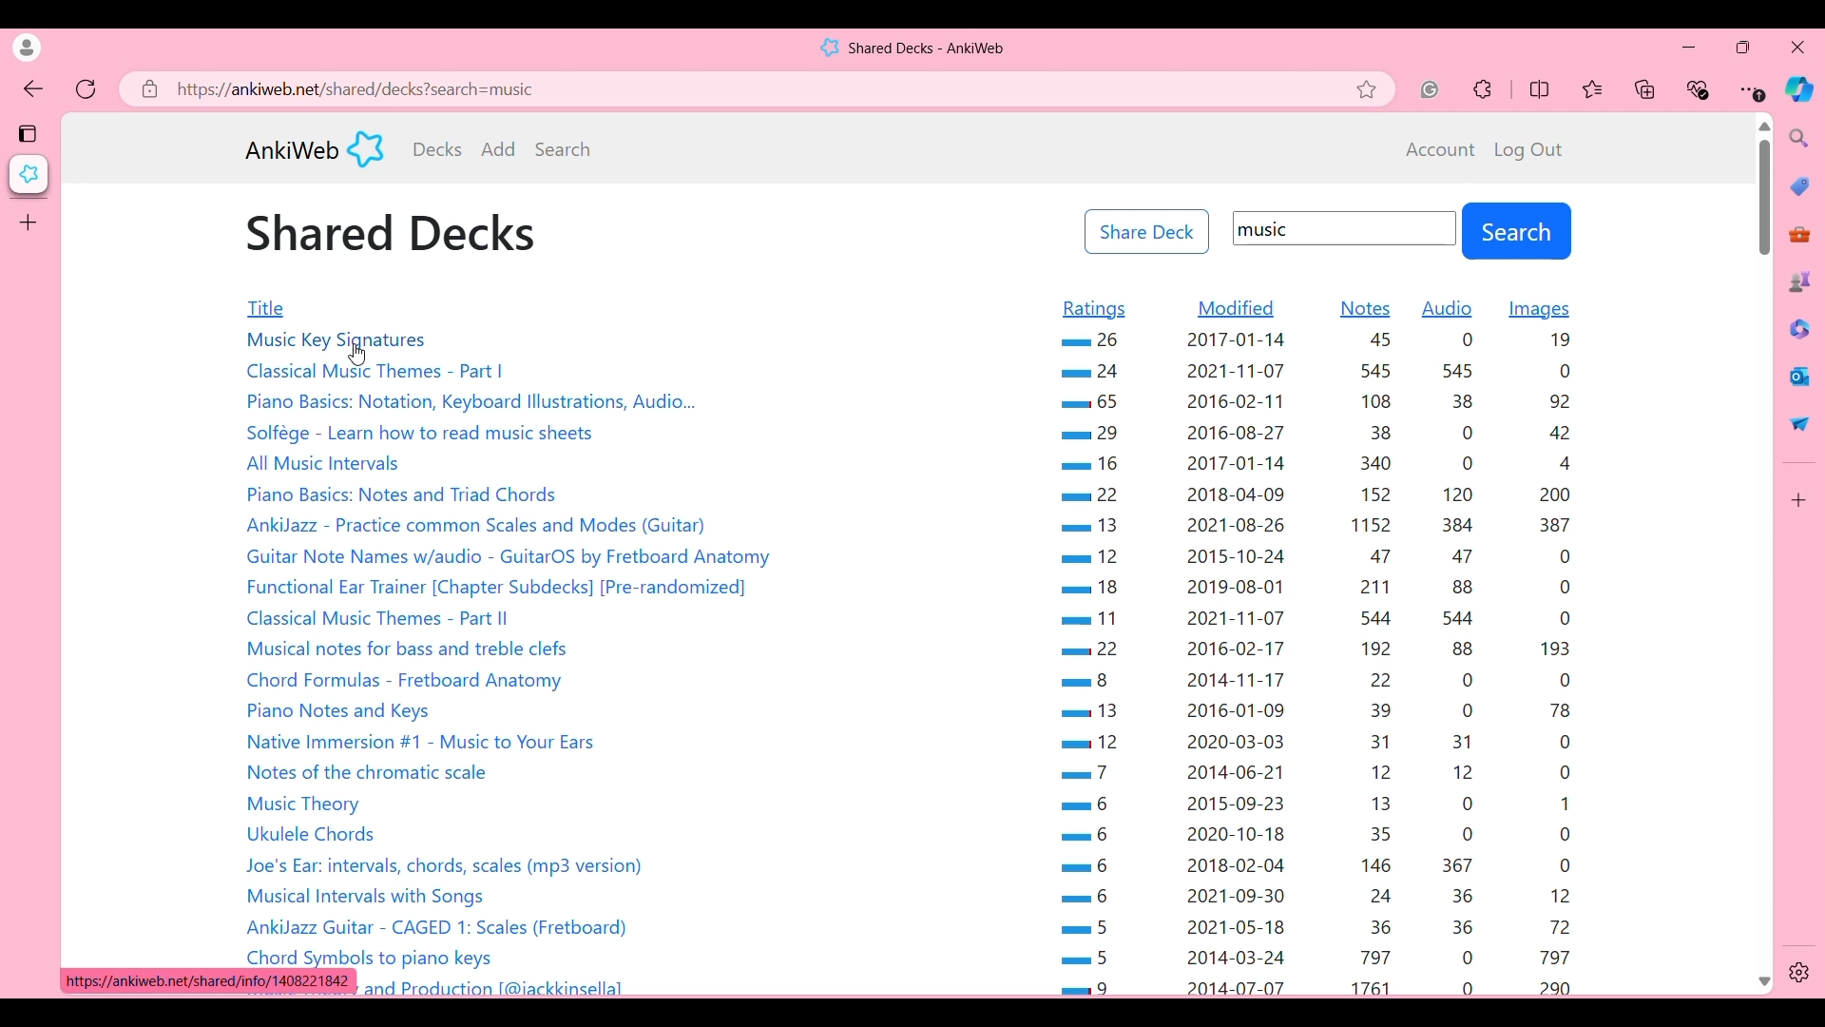 The width and height of the screenshot is (1825, 1027). What do you see at coordinates (339, 339) in the screenshot?
I see `Music Key Signatures` at bounding box center [339, 339].